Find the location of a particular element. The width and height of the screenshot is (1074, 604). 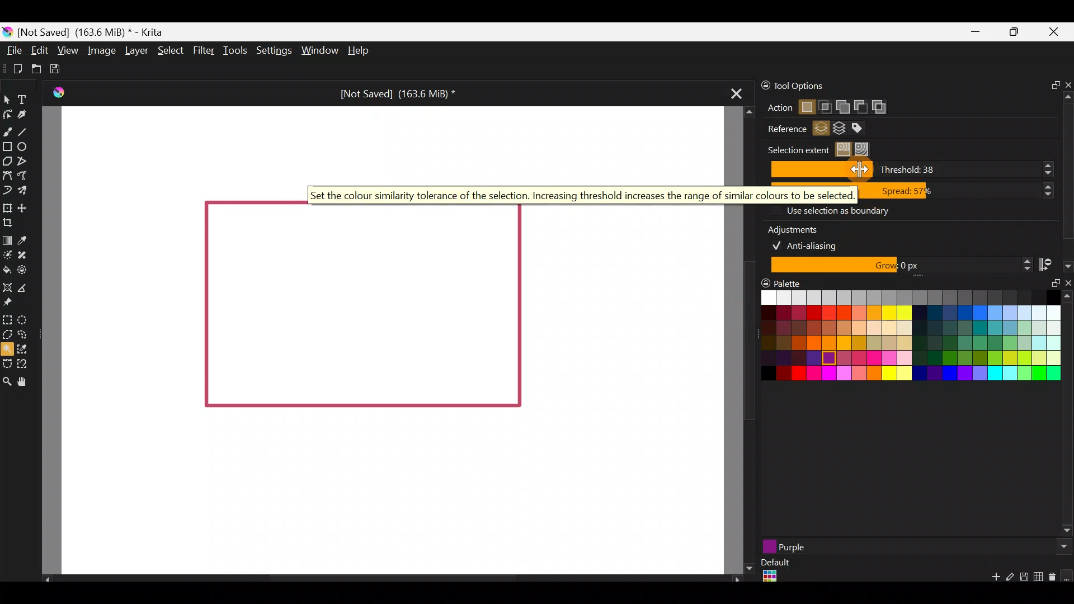

Edit swatch/group is located at coordinates (1010, 580).